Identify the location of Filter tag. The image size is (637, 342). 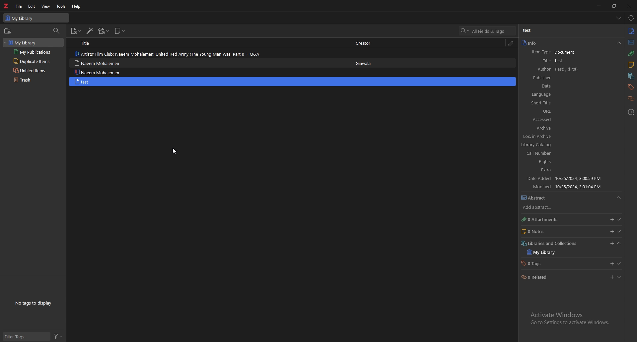
(18, 336).